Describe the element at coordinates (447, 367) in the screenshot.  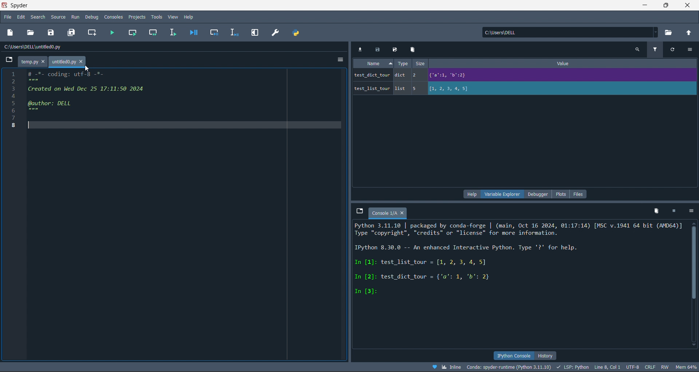
I see `Inline` at that location.